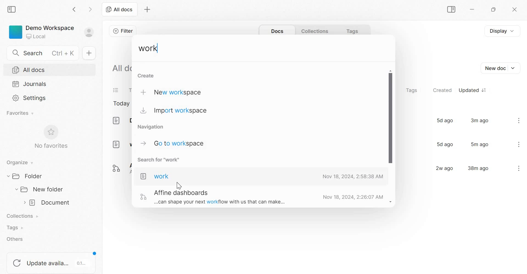  I want to click on Go forward, so click(90, 9).